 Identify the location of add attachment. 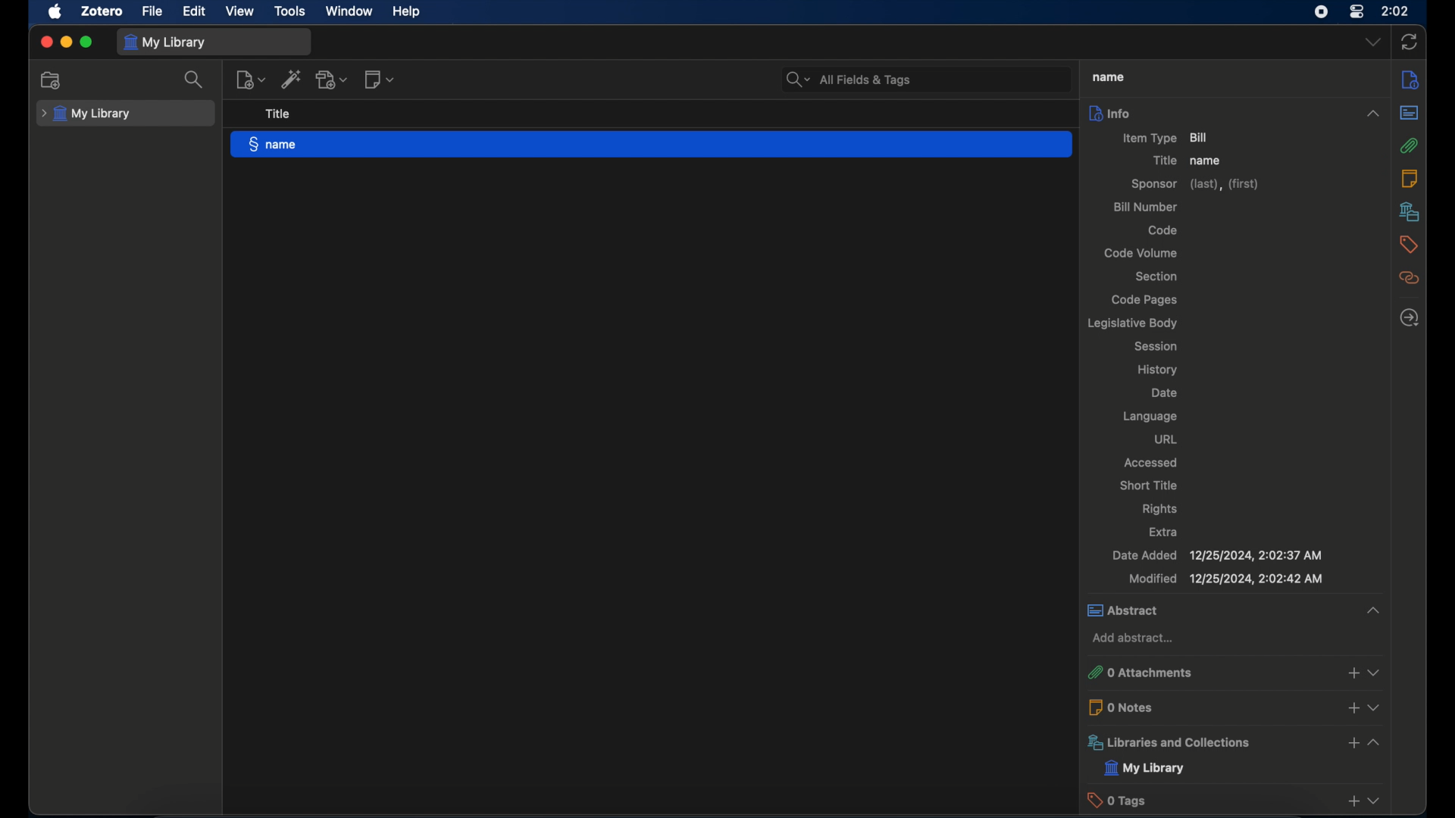
(333, 79).